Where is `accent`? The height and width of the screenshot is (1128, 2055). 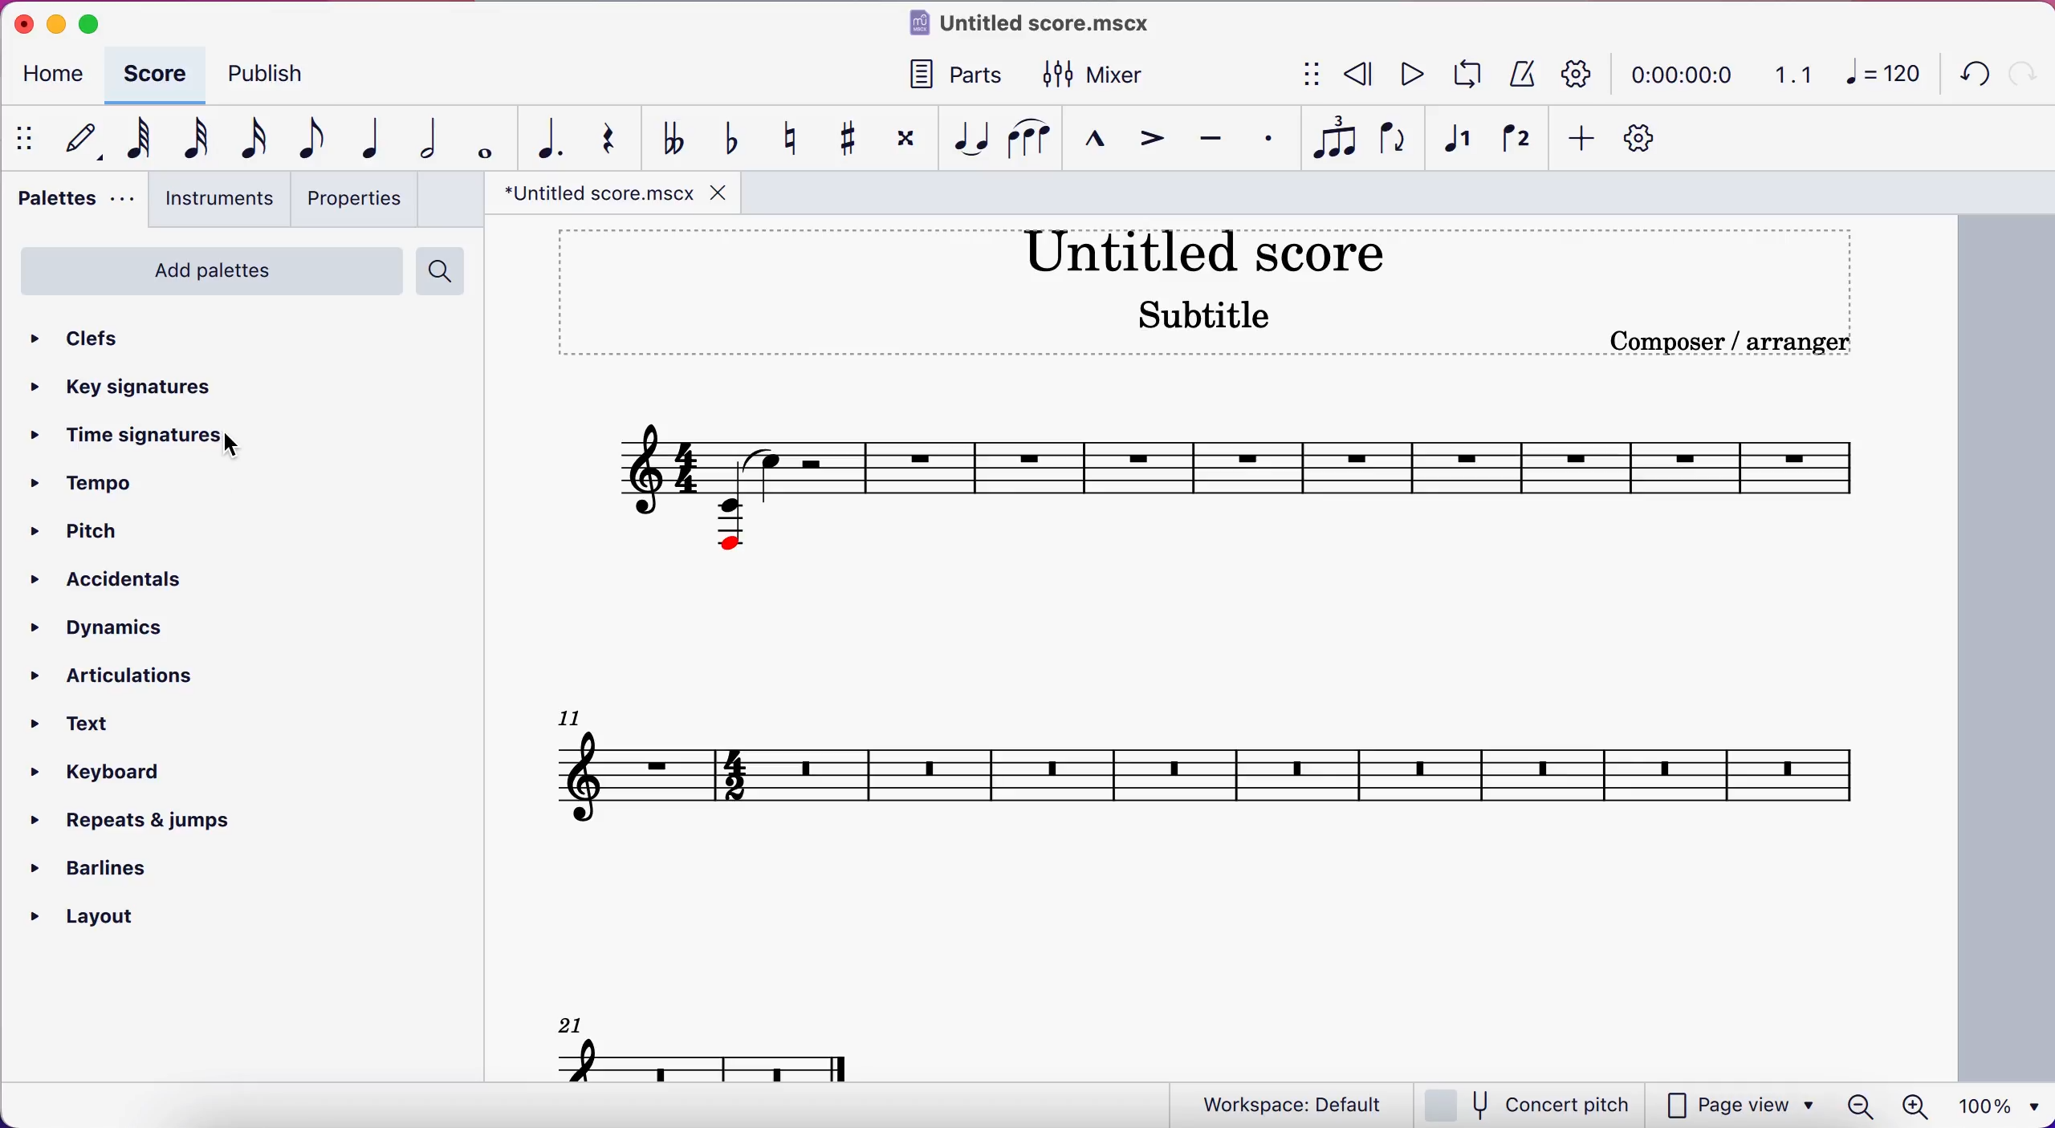 accent is located at coordinates (1145, 140).